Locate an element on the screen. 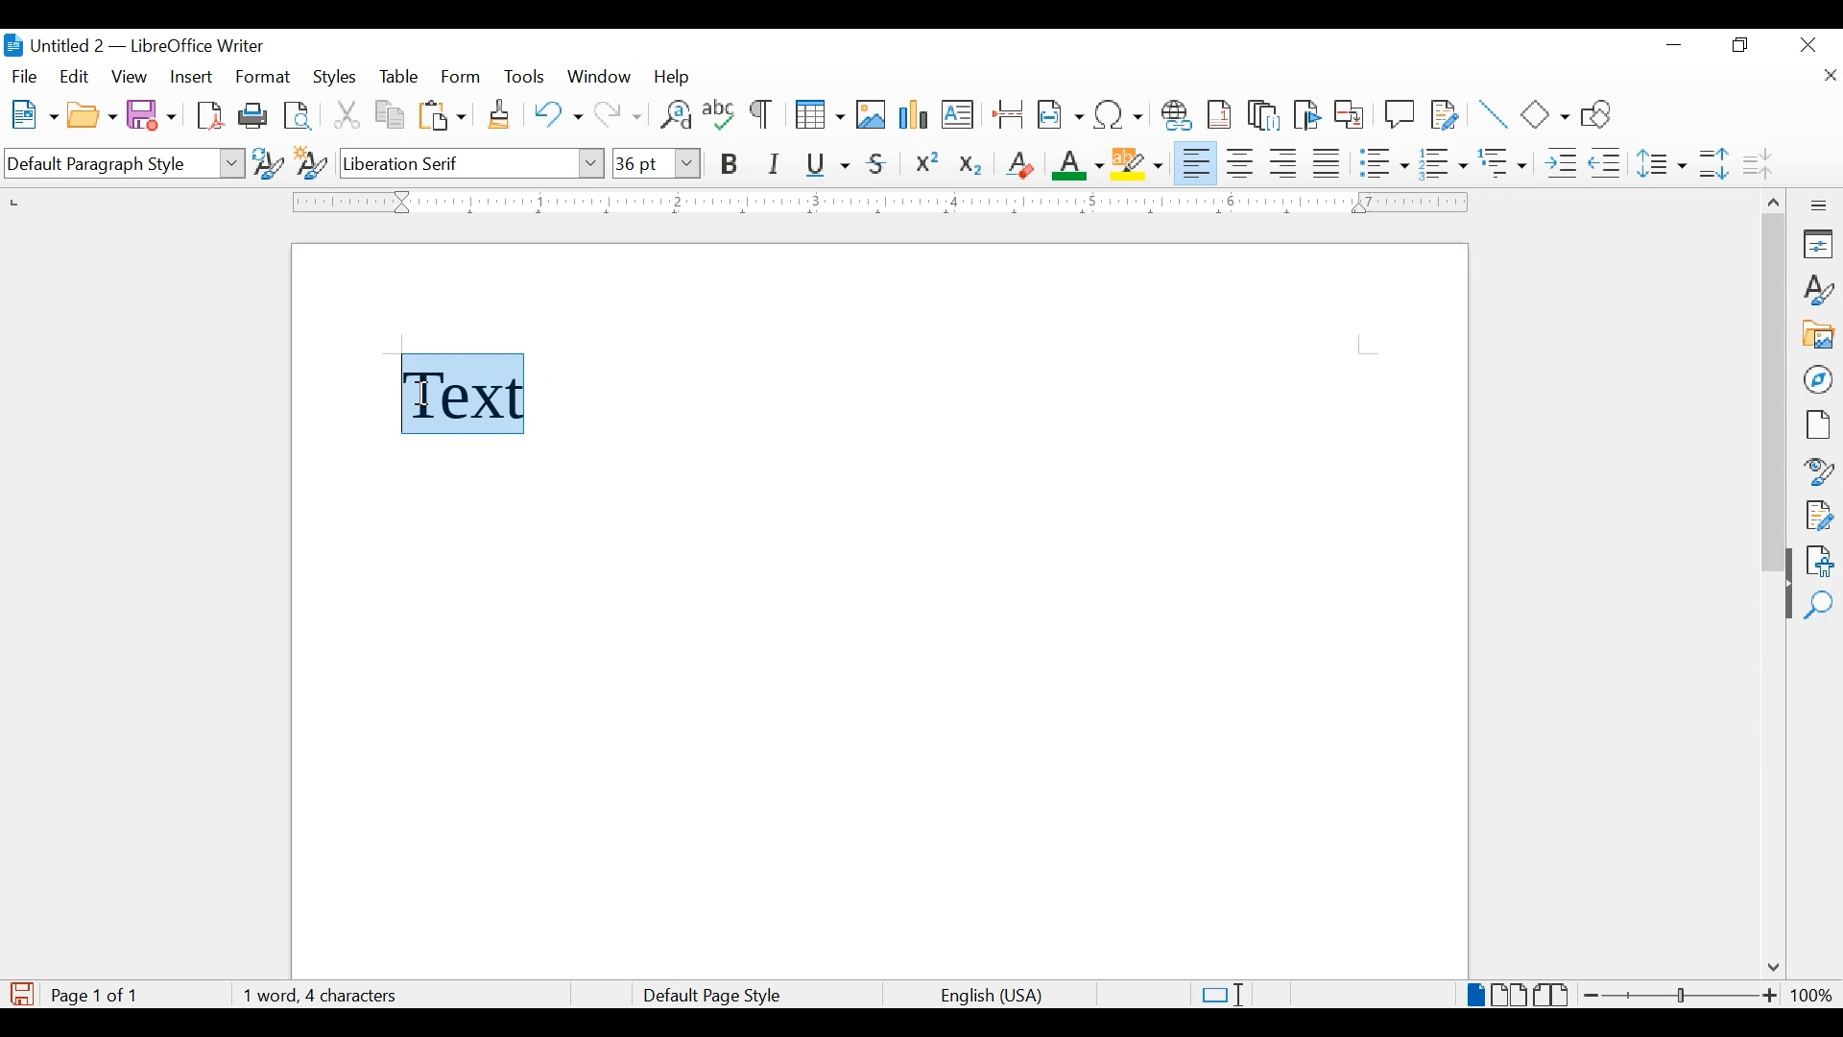 Image resolution: width=1843 pixels, height=1037 pixels. edit is located at coordinates (76, 76).